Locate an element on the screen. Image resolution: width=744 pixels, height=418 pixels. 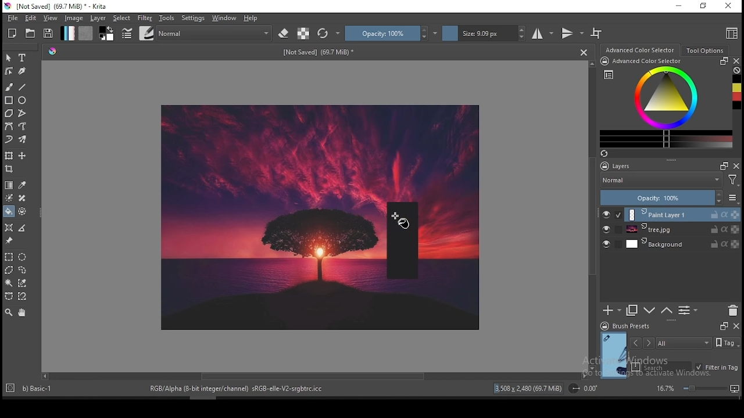
preserve alpha is located at coordinates (303, 34).